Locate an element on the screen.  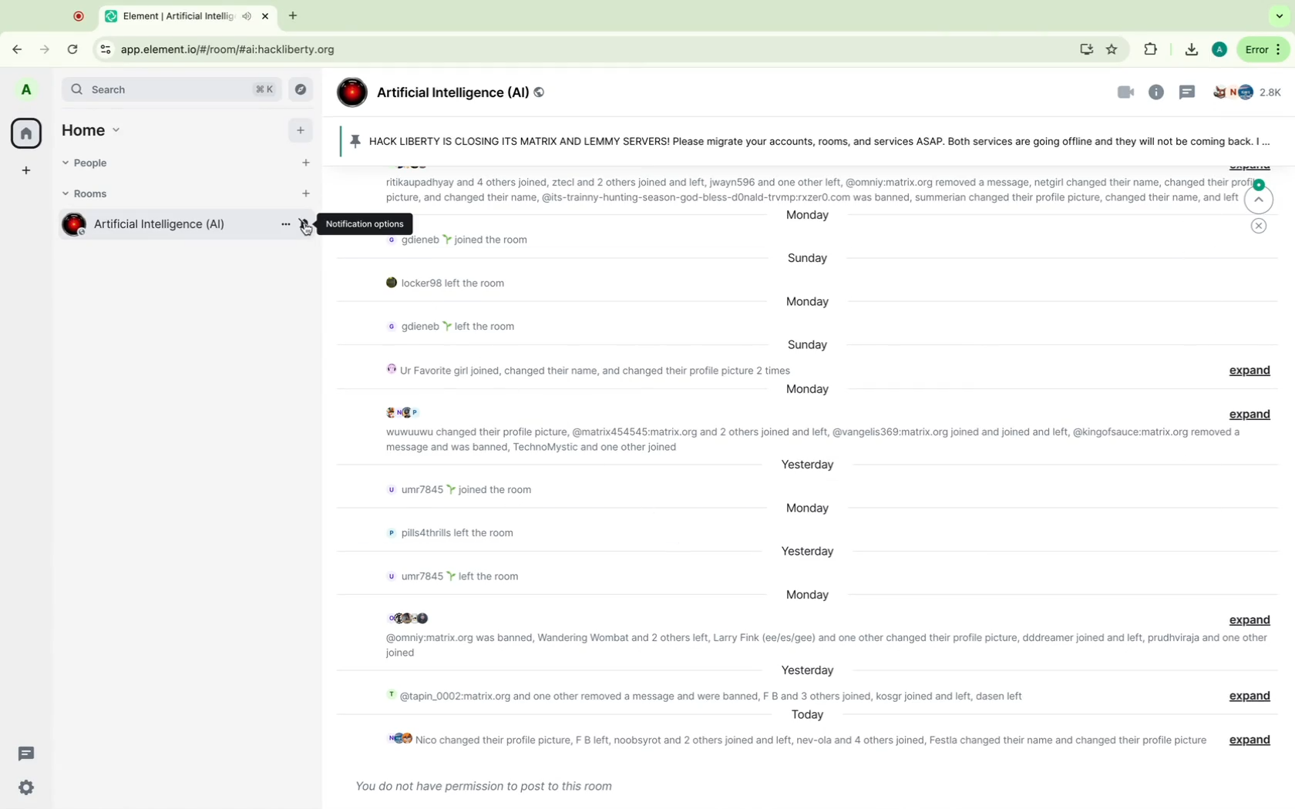
add rooms is located at coordinates (304, 196).